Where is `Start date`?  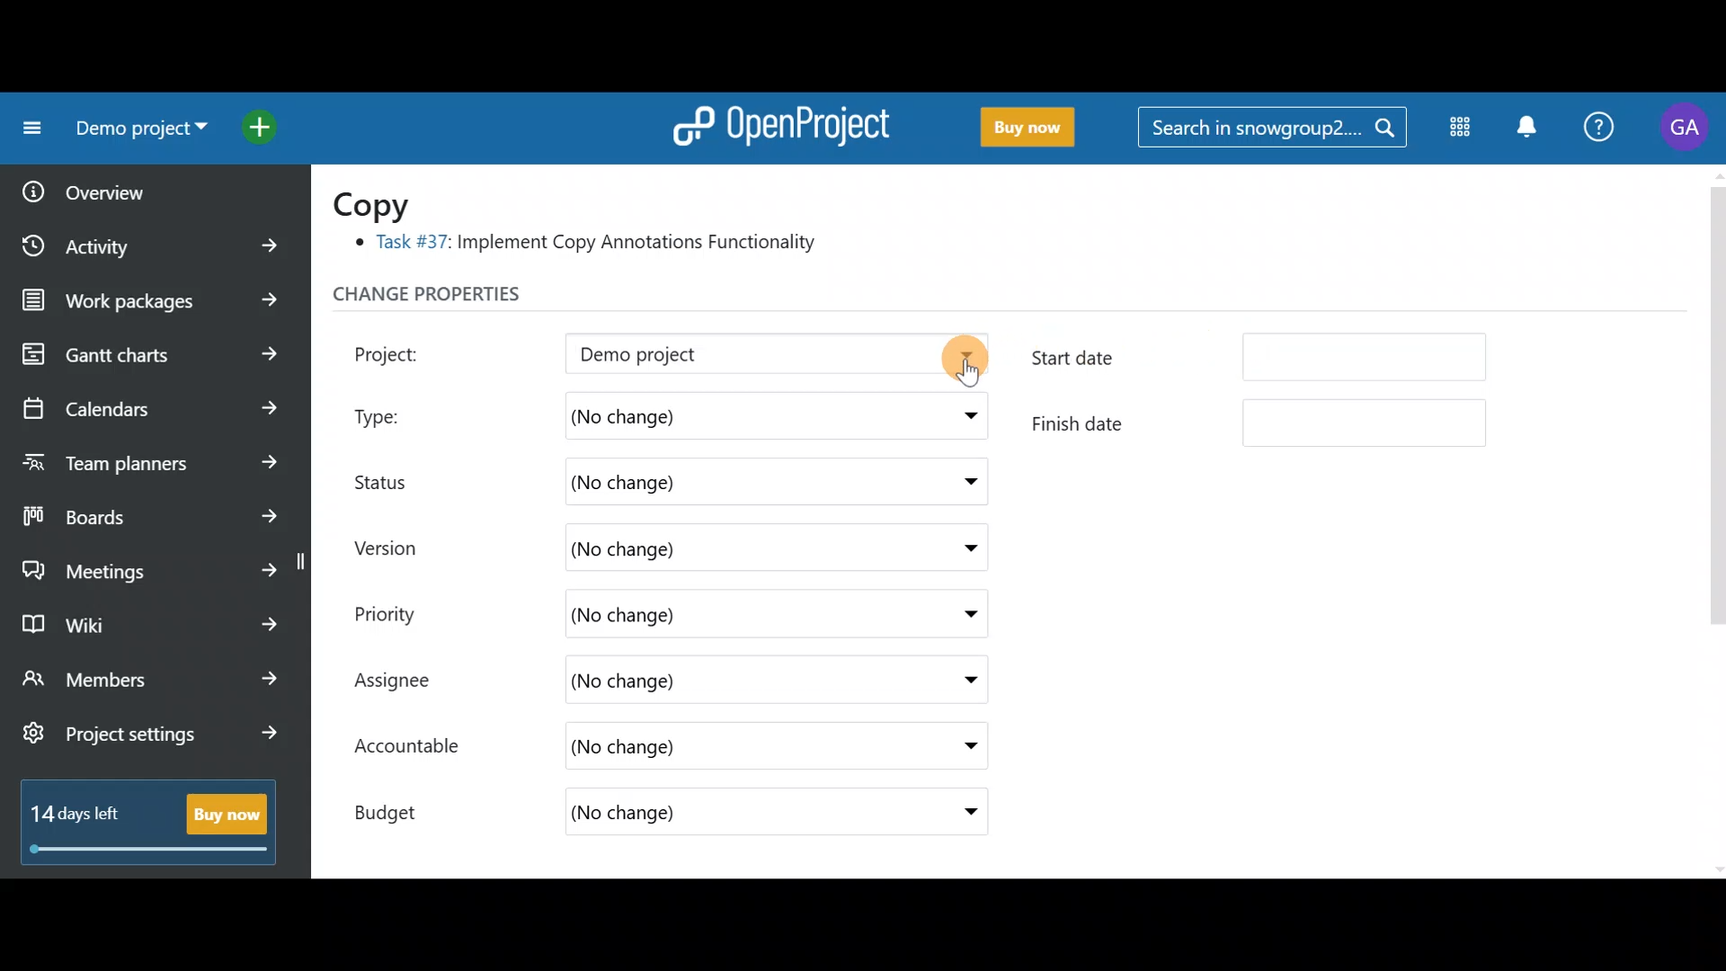 Start date is located at coordinates (1266, 361).